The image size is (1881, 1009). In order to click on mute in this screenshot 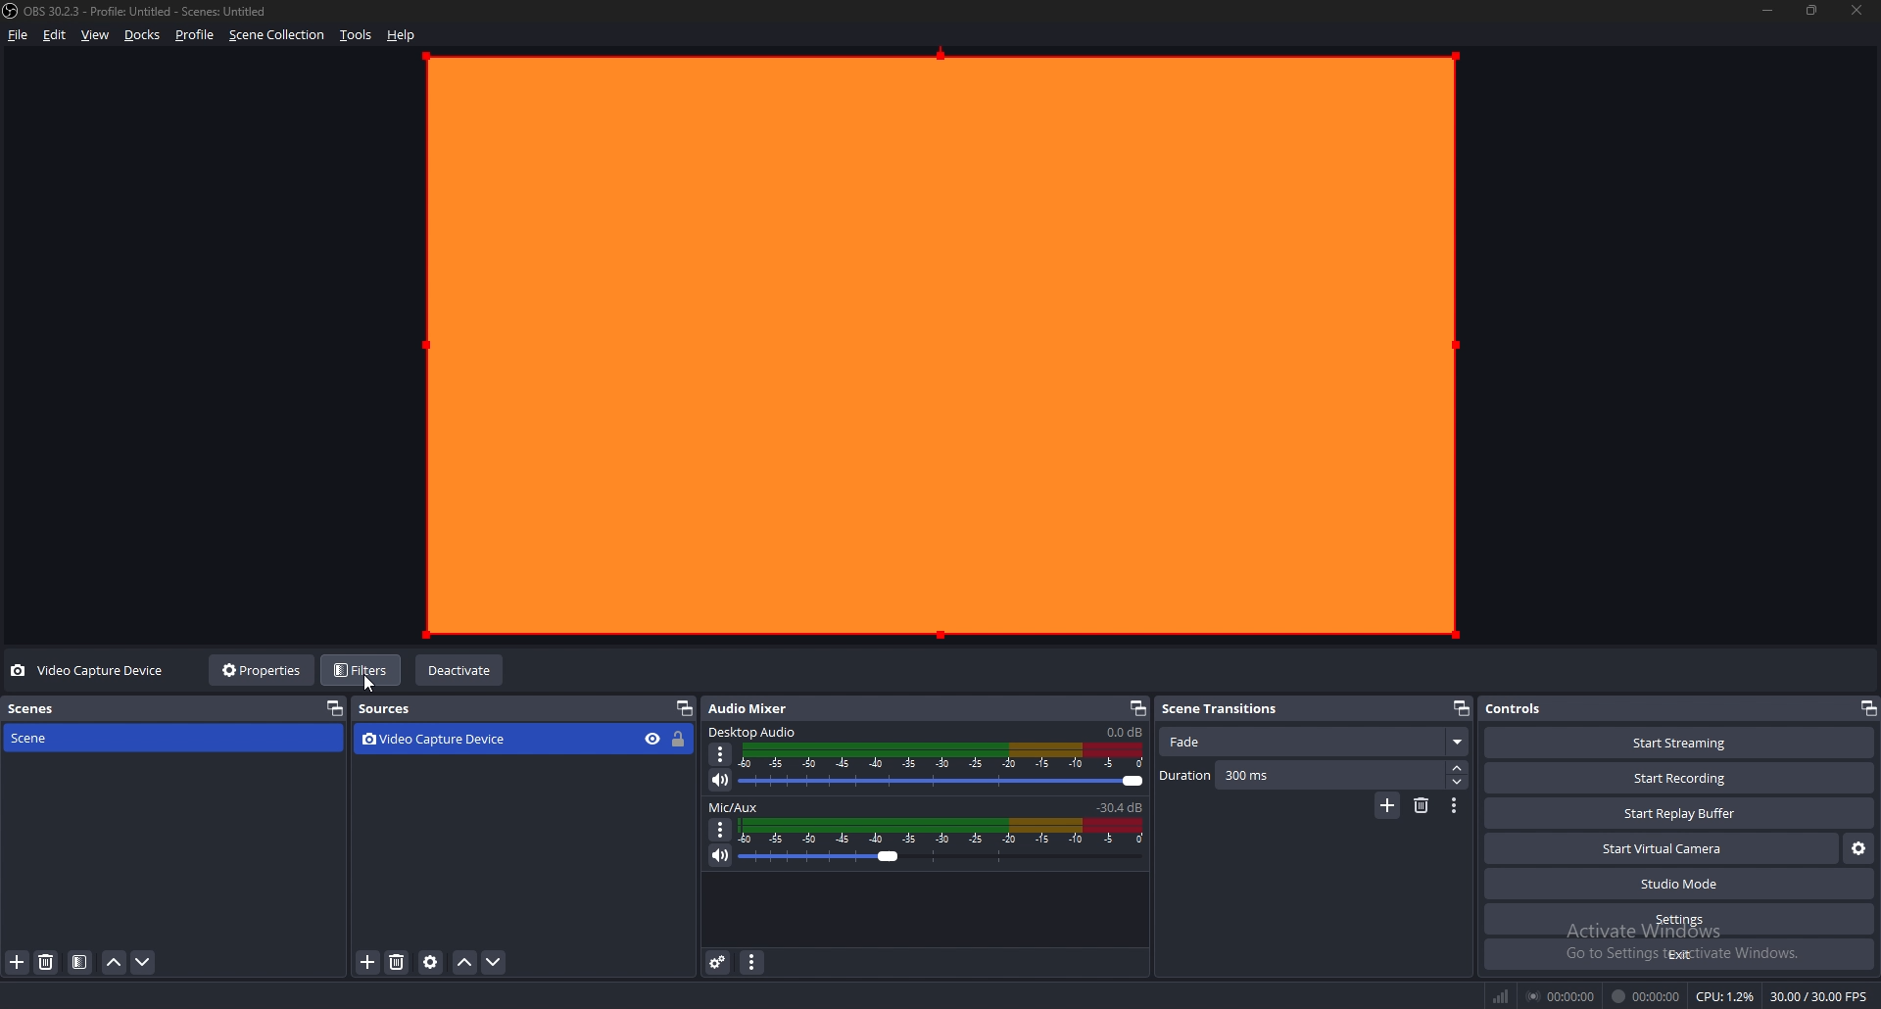, I will do `click(721, 856)`.